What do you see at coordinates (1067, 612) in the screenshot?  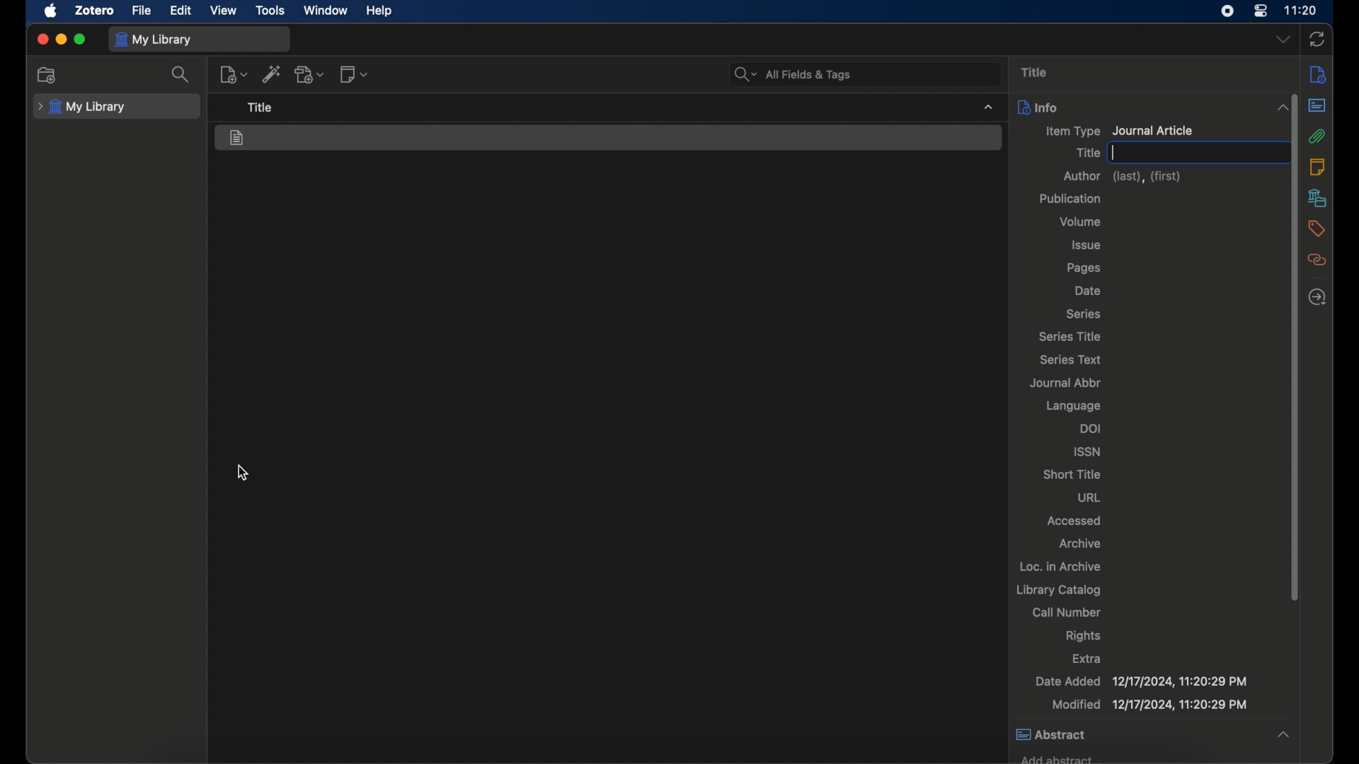 I see `call number` at bounding box center [1067, 612].